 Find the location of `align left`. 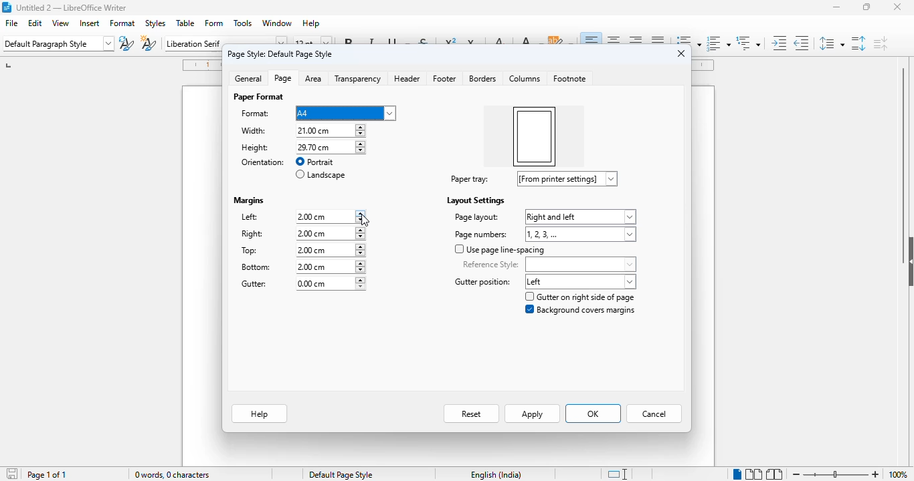

align left is located at coordinates (591, 39).